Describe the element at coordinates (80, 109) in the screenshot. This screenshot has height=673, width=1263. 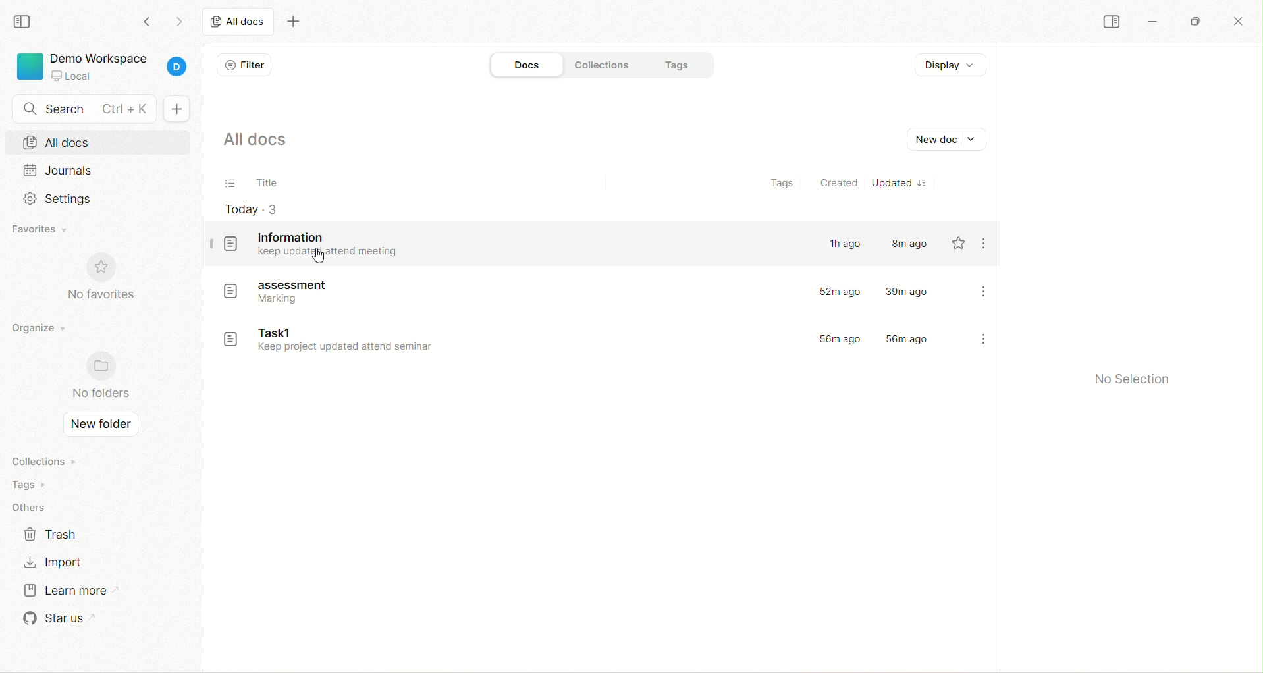
I see `search` at that location.